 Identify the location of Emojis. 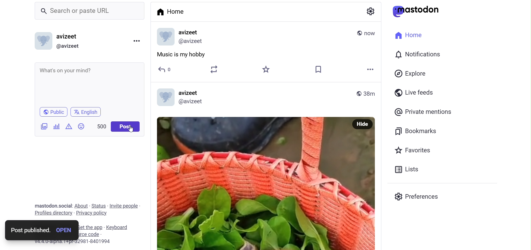
(82, 126).